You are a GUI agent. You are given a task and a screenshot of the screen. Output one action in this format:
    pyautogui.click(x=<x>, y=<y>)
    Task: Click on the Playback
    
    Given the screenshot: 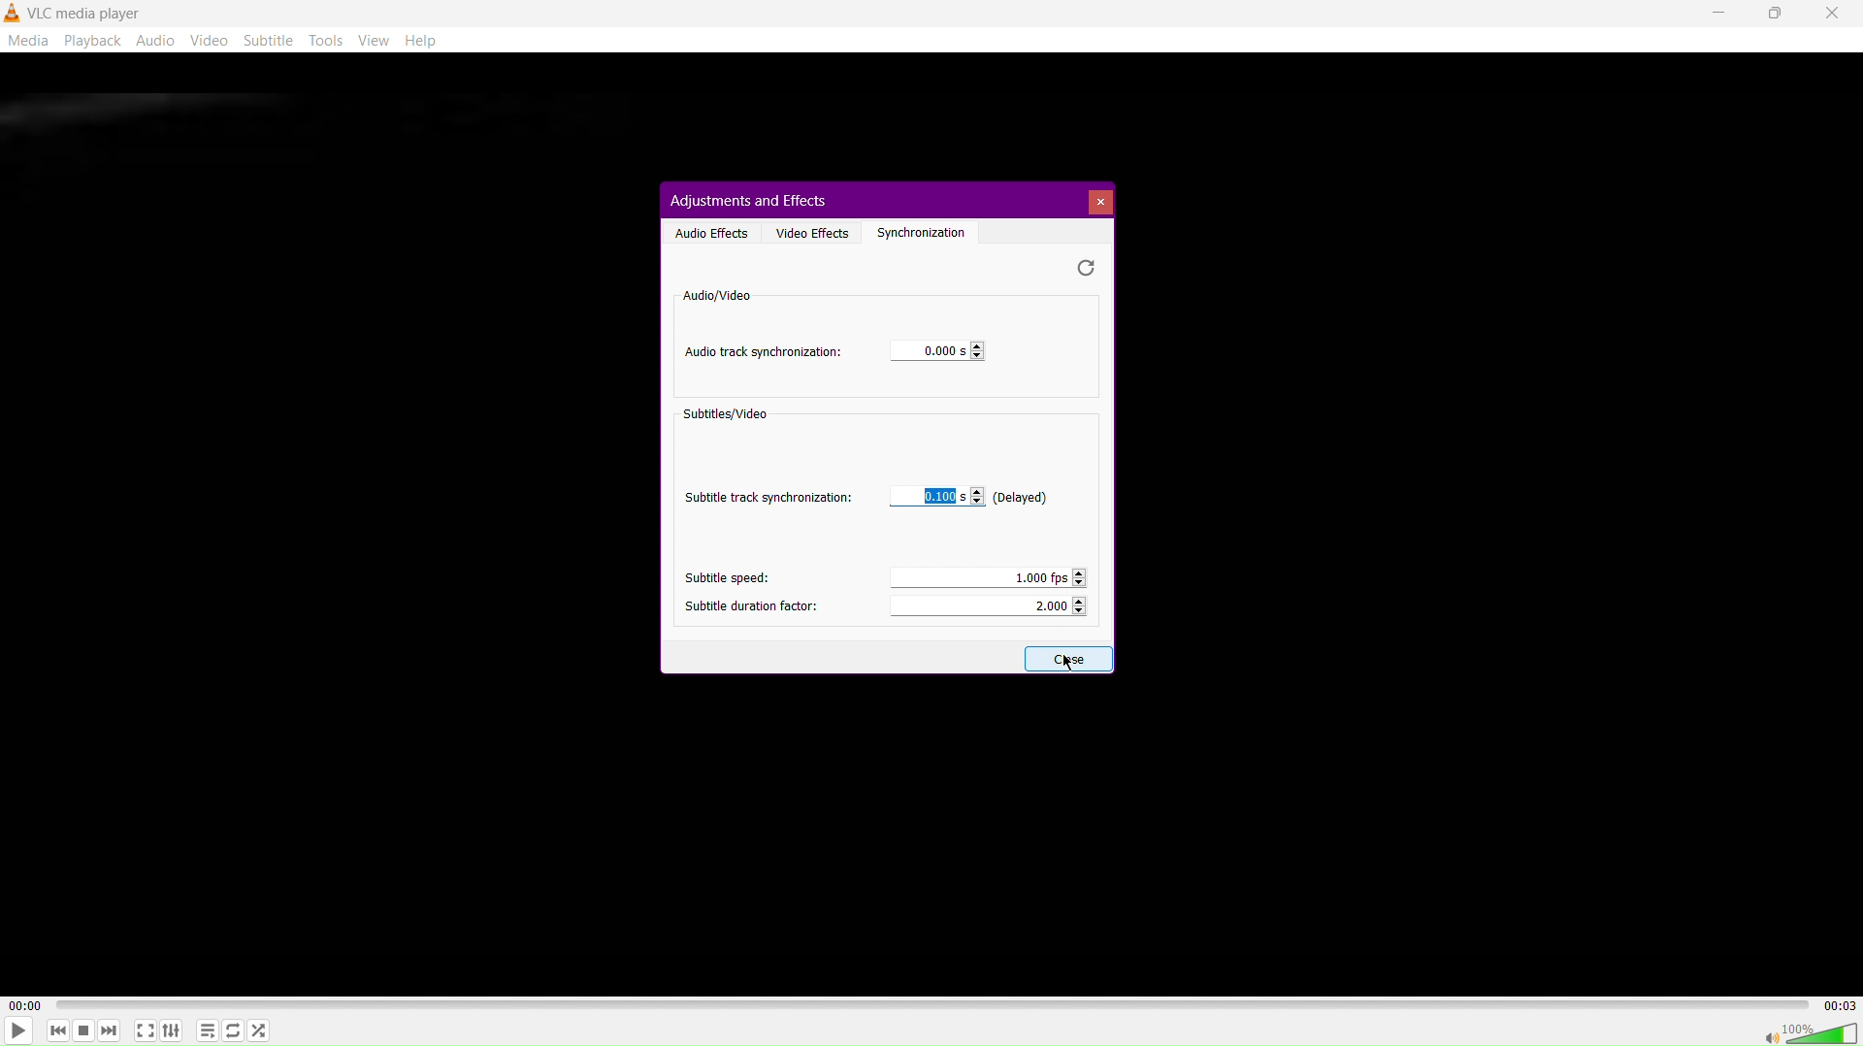 What is the action you would take?
    pyautogui.click(x=97, y=40)
    